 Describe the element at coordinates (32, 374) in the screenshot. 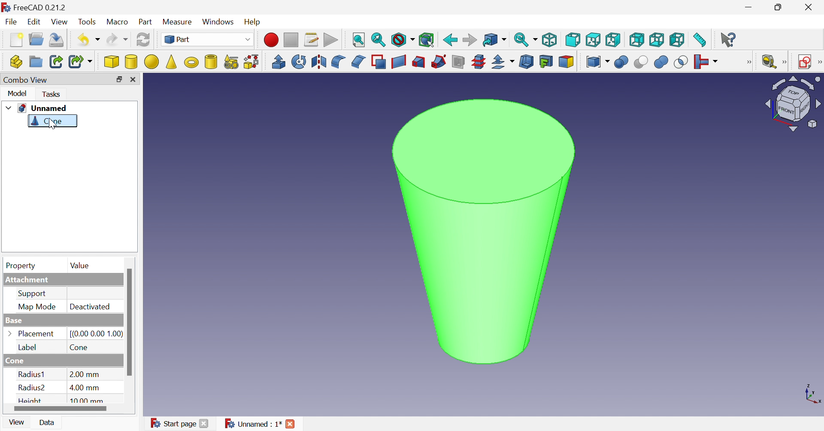

I see `Radius1` at that location.